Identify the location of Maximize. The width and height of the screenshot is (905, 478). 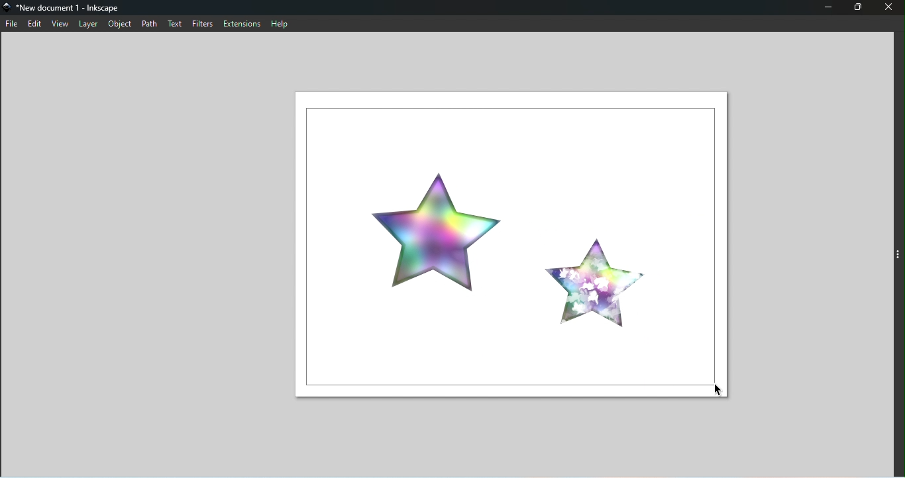
(860, 9).